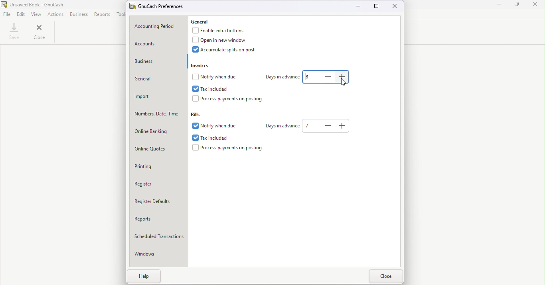  I want to click on Register, so click(160, 184).